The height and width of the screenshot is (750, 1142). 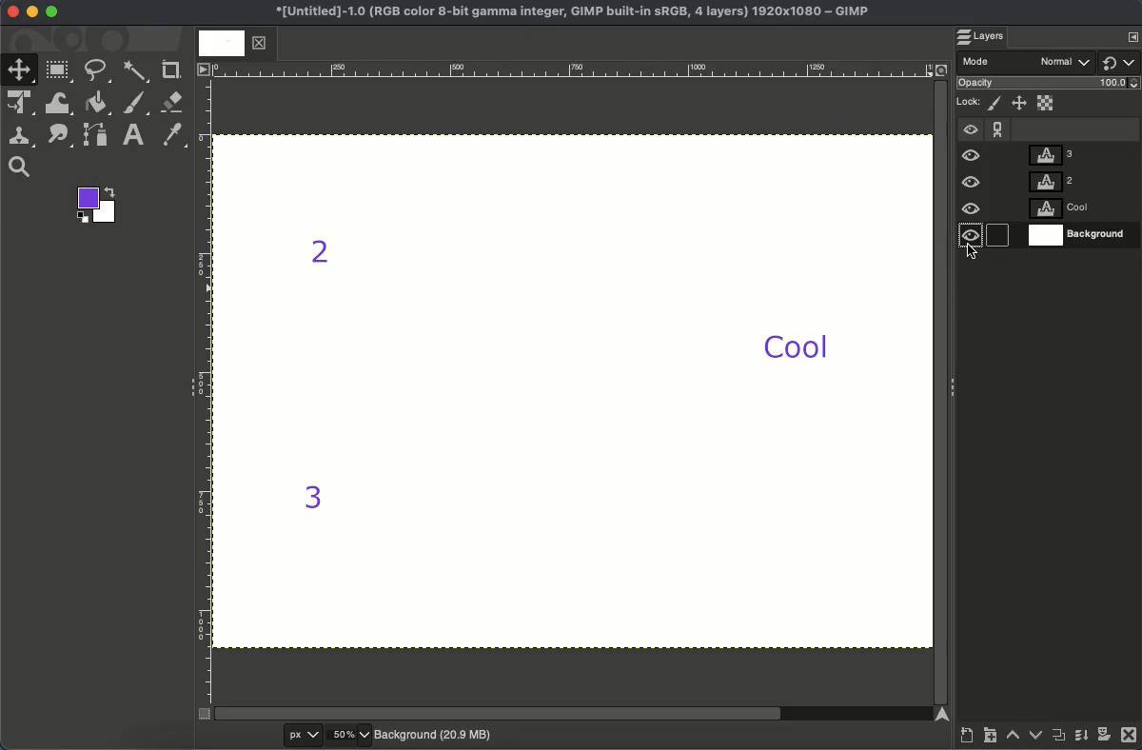 What do you see at coordinates (24, 136) in the screenshot?
I see `Clone` at bounding box center [24, 136].